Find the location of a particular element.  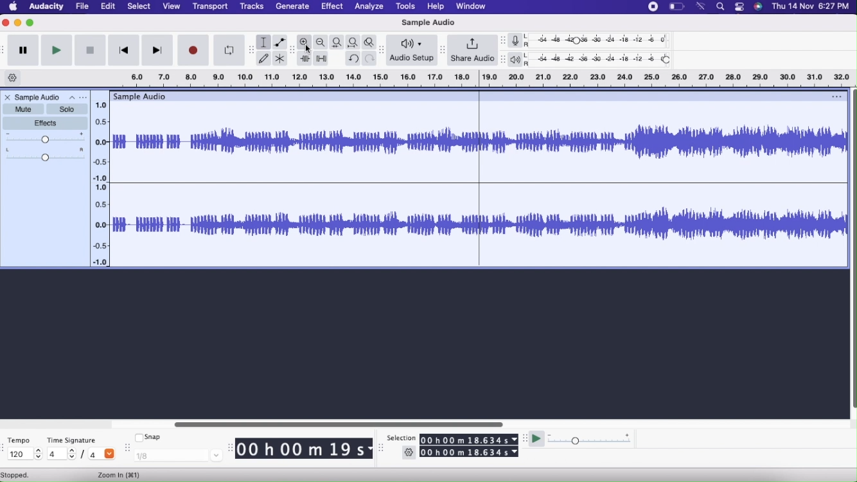

options is located at coordinates (829, 96).